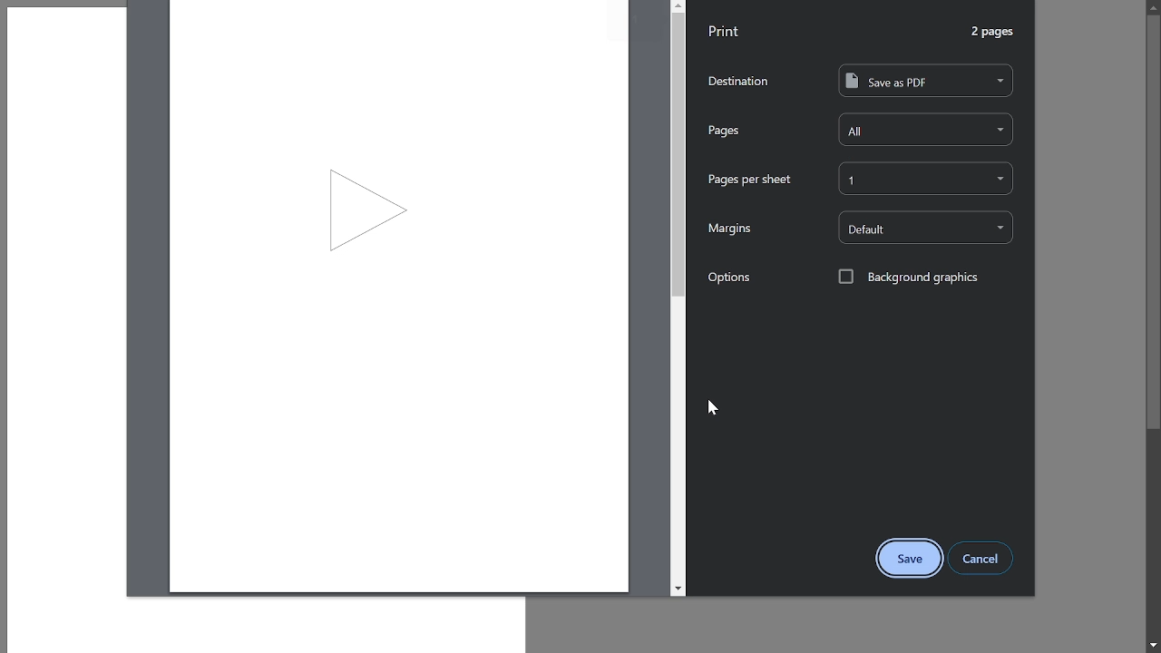 This screenshot has height=653, width=1161. Describe the element at coordinates (749, 180) in the screenshot. I see `Pages per sheet` at that location.